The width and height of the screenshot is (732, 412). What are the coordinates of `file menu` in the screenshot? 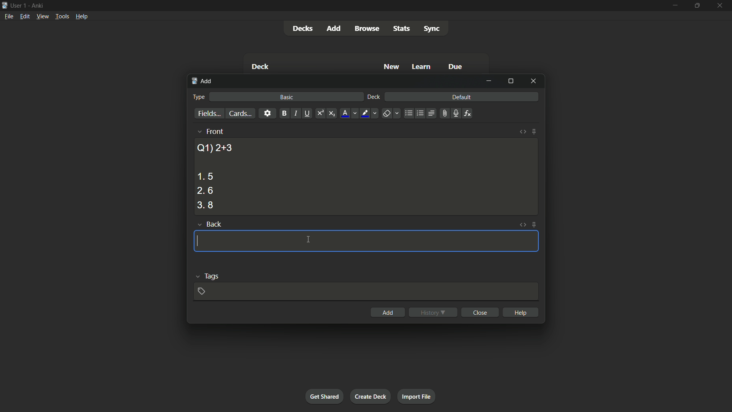 It's located at (10, 16).